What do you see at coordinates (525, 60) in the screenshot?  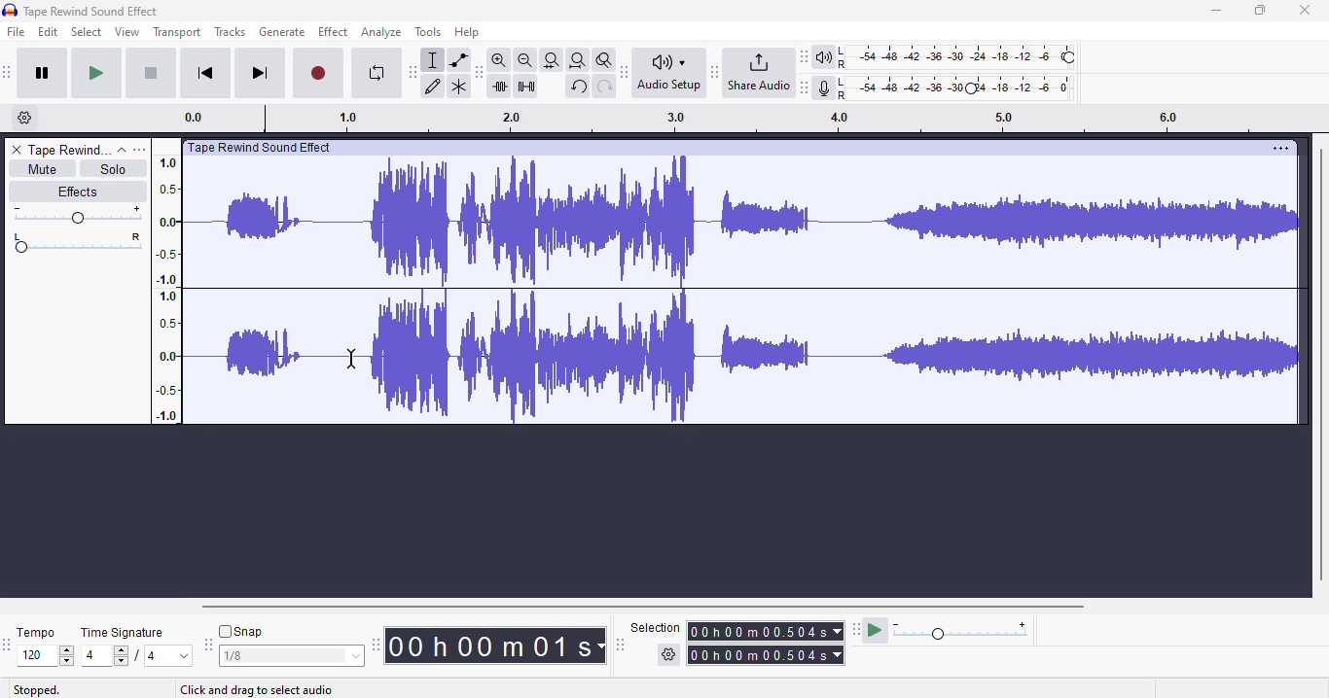 I see `zoom out` at bounding box center [525, 60].